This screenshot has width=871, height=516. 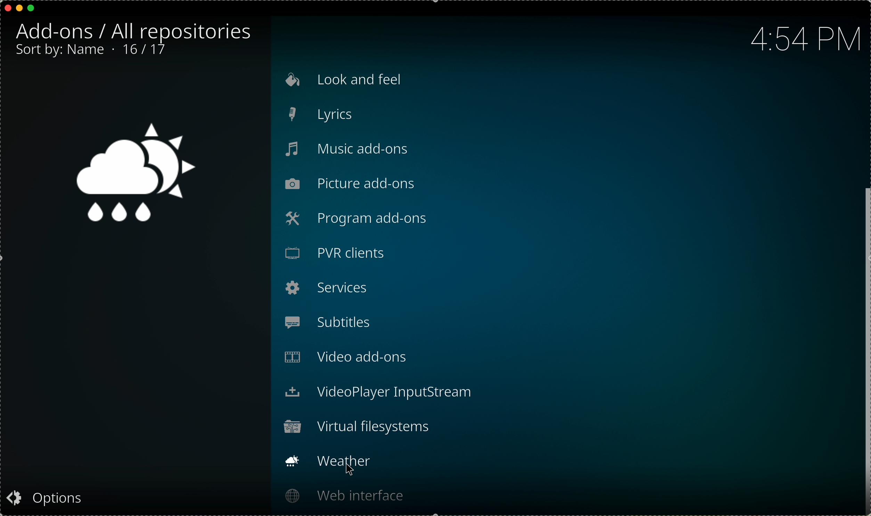 I want to click on lyrics, so click(x=352, y=115).